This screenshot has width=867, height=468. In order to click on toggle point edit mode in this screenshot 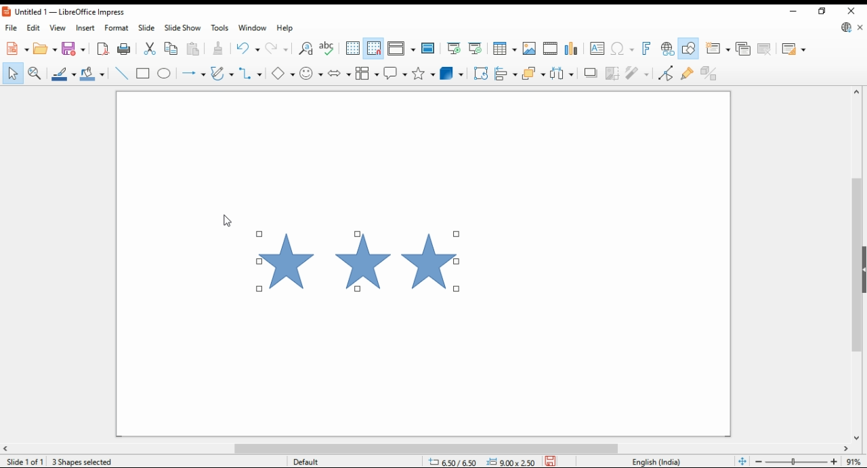, I will do `click(665, 72)`.